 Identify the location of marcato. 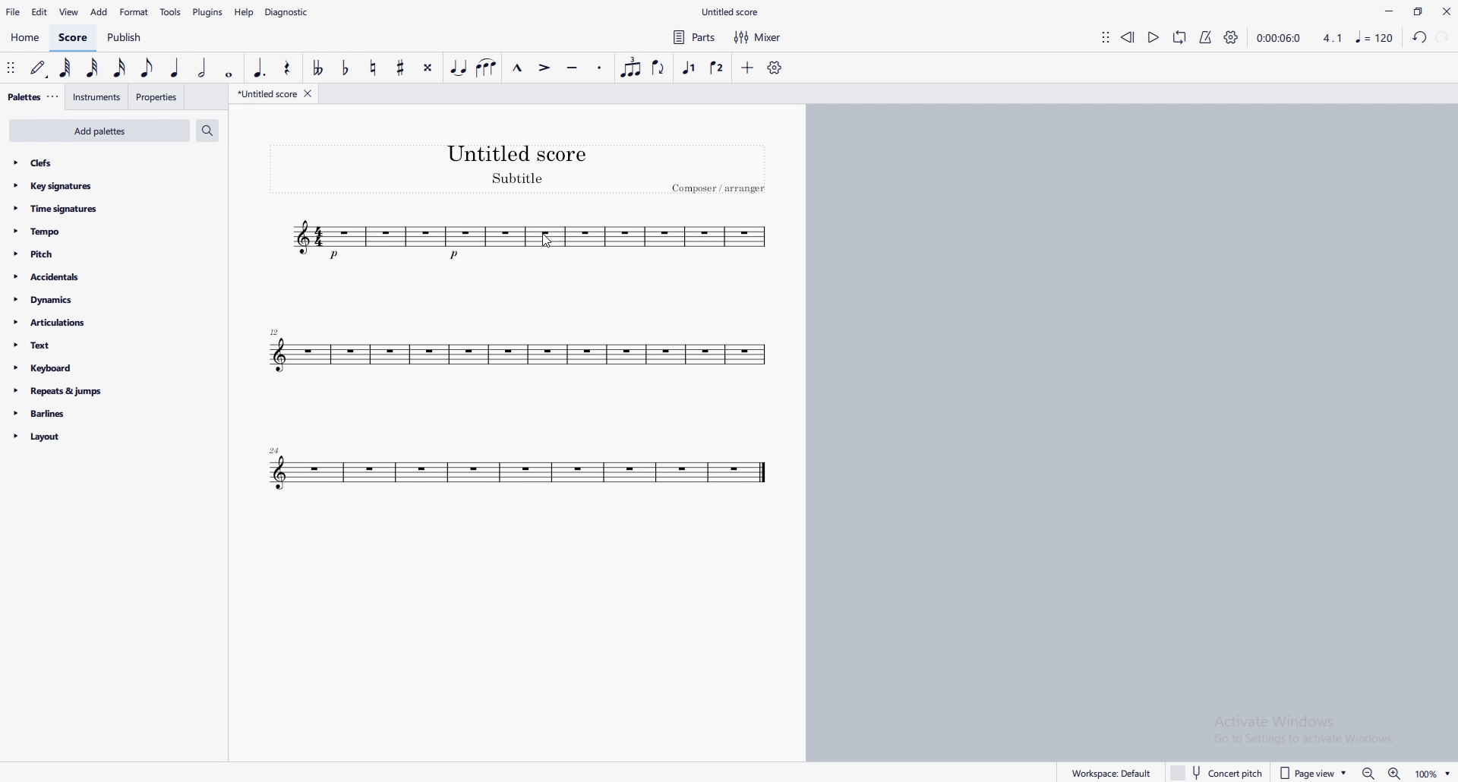
(519, 66).